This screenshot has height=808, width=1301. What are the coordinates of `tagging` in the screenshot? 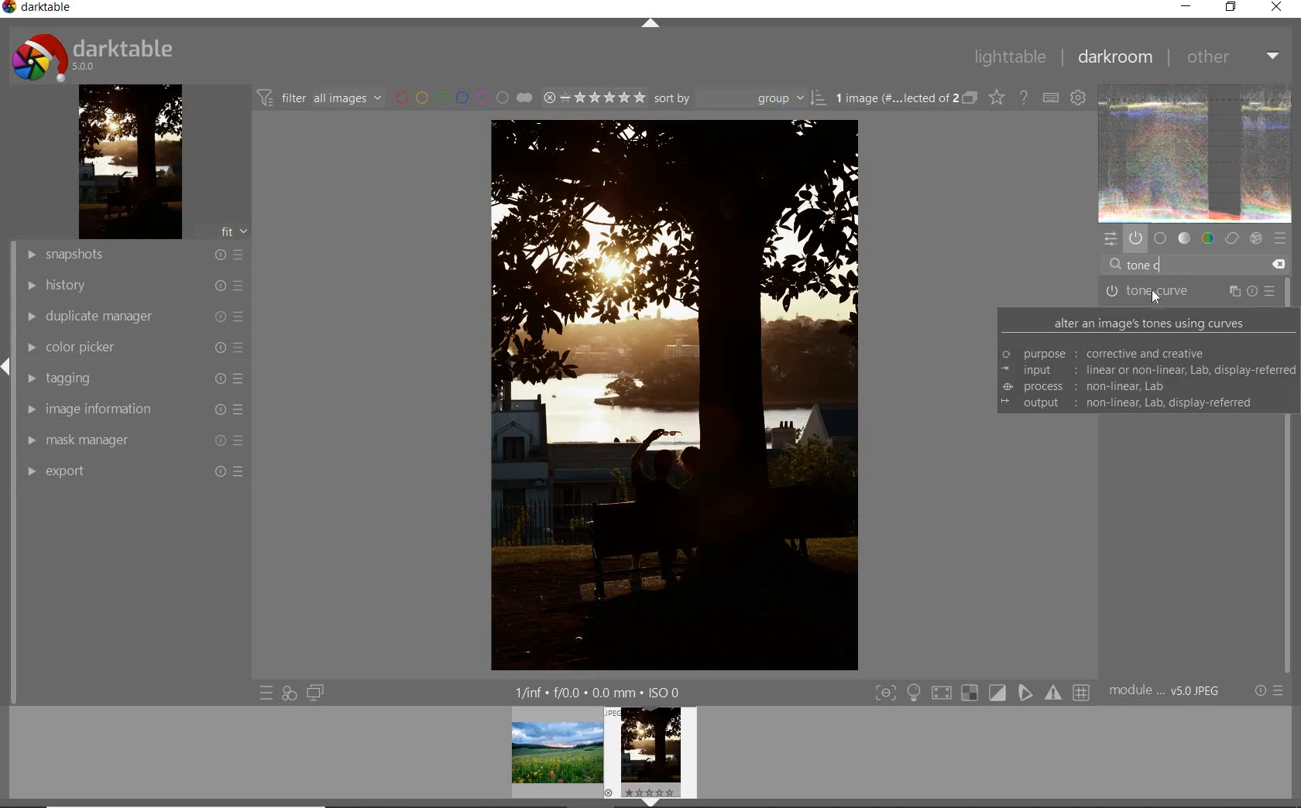 It's located at (131, 377).